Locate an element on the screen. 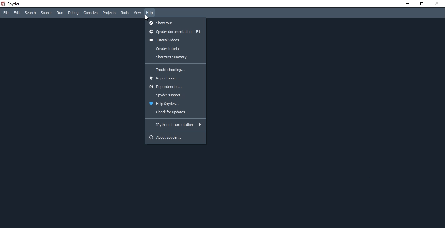 Image resolution: width=445 pixels, height=228 pixels. minimise is located at coordinates (406, 3).